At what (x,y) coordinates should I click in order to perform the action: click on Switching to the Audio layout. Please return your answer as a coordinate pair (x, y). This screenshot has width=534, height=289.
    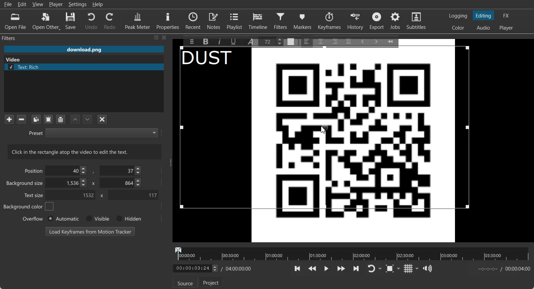
    Looking at the image, I should click on (484, 28).